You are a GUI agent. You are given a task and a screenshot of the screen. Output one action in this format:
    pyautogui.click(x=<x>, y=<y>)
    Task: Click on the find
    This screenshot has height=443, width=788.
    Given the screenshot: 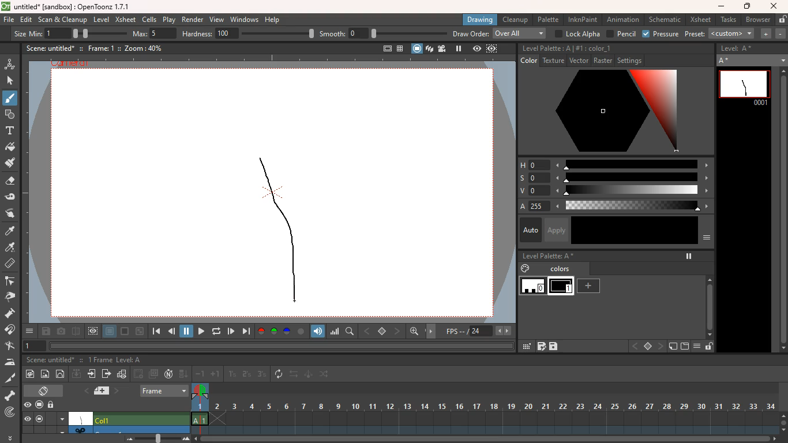 What is the action you would take?
    pyautogui.click(x=351, y=332)
    